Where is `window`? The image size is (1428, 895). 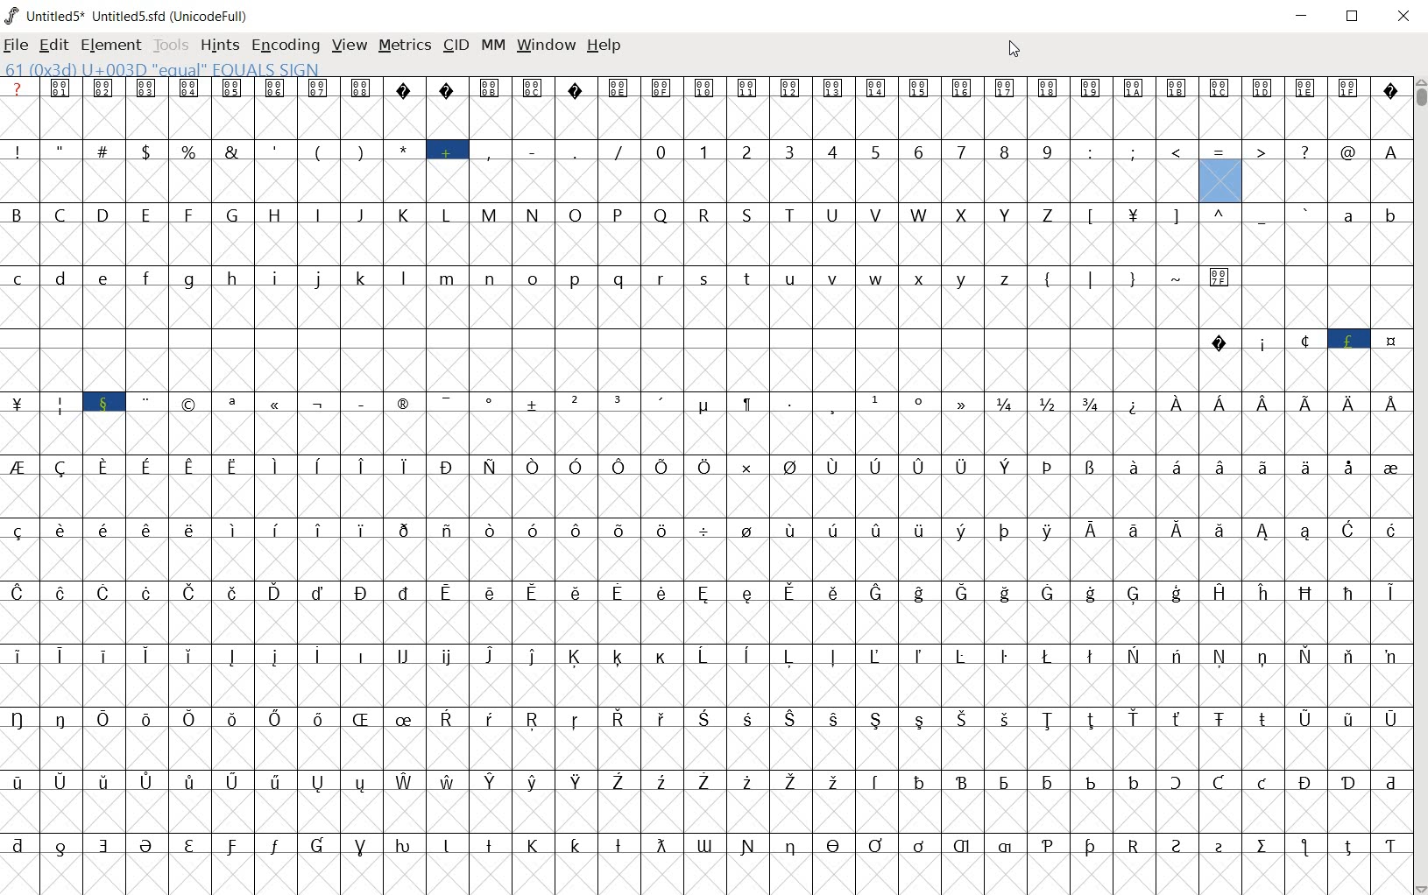 window is located at coordinates (545, 46).